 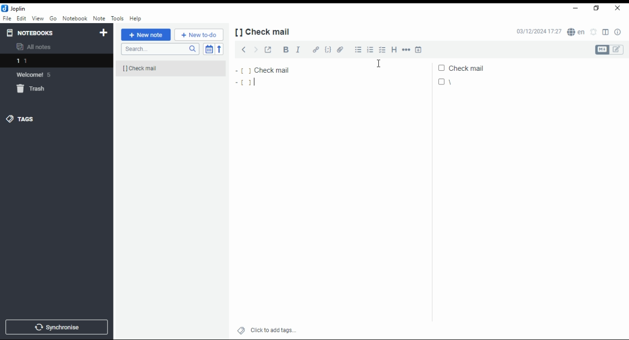 I want to click on new notebook, so click(x=104, y=33).